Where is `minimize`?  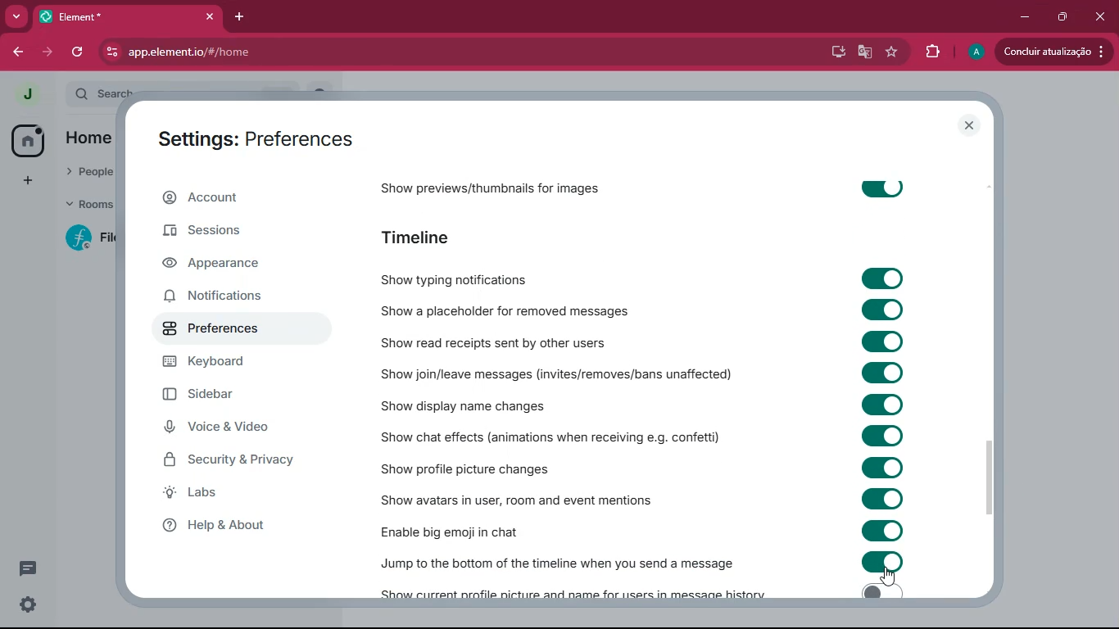 minimize is located at coordinates (1026, 15).